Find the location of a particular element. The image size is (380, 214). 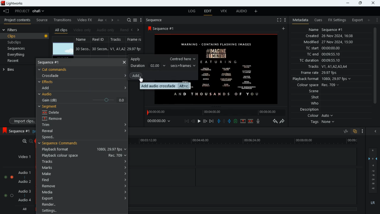

filters is located at coordinates (11, 30).